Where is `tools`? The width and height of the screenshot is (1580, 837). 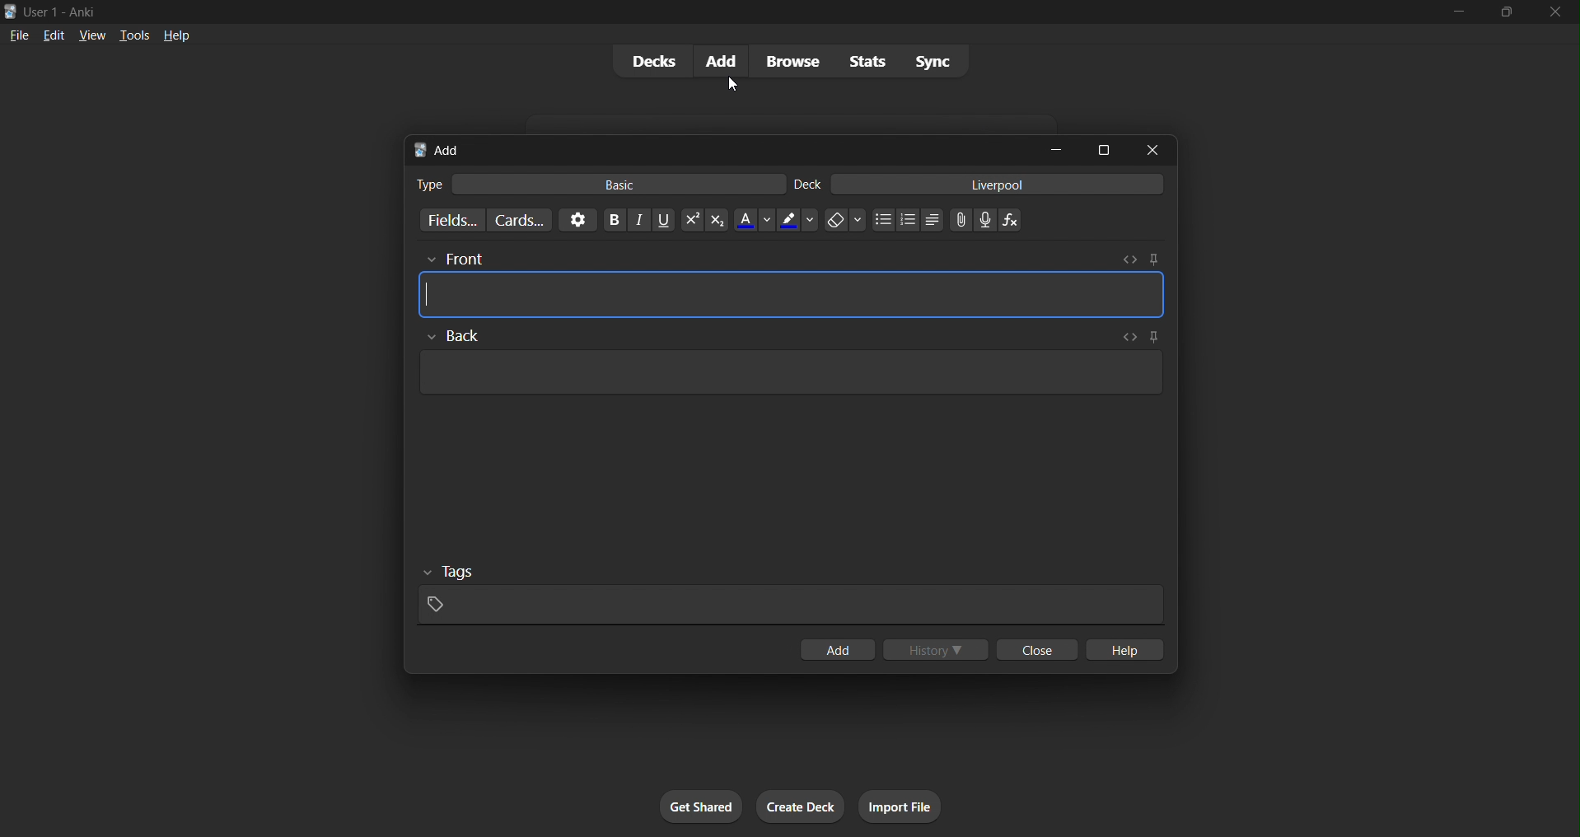
tools is located at coordinates (134, 34).